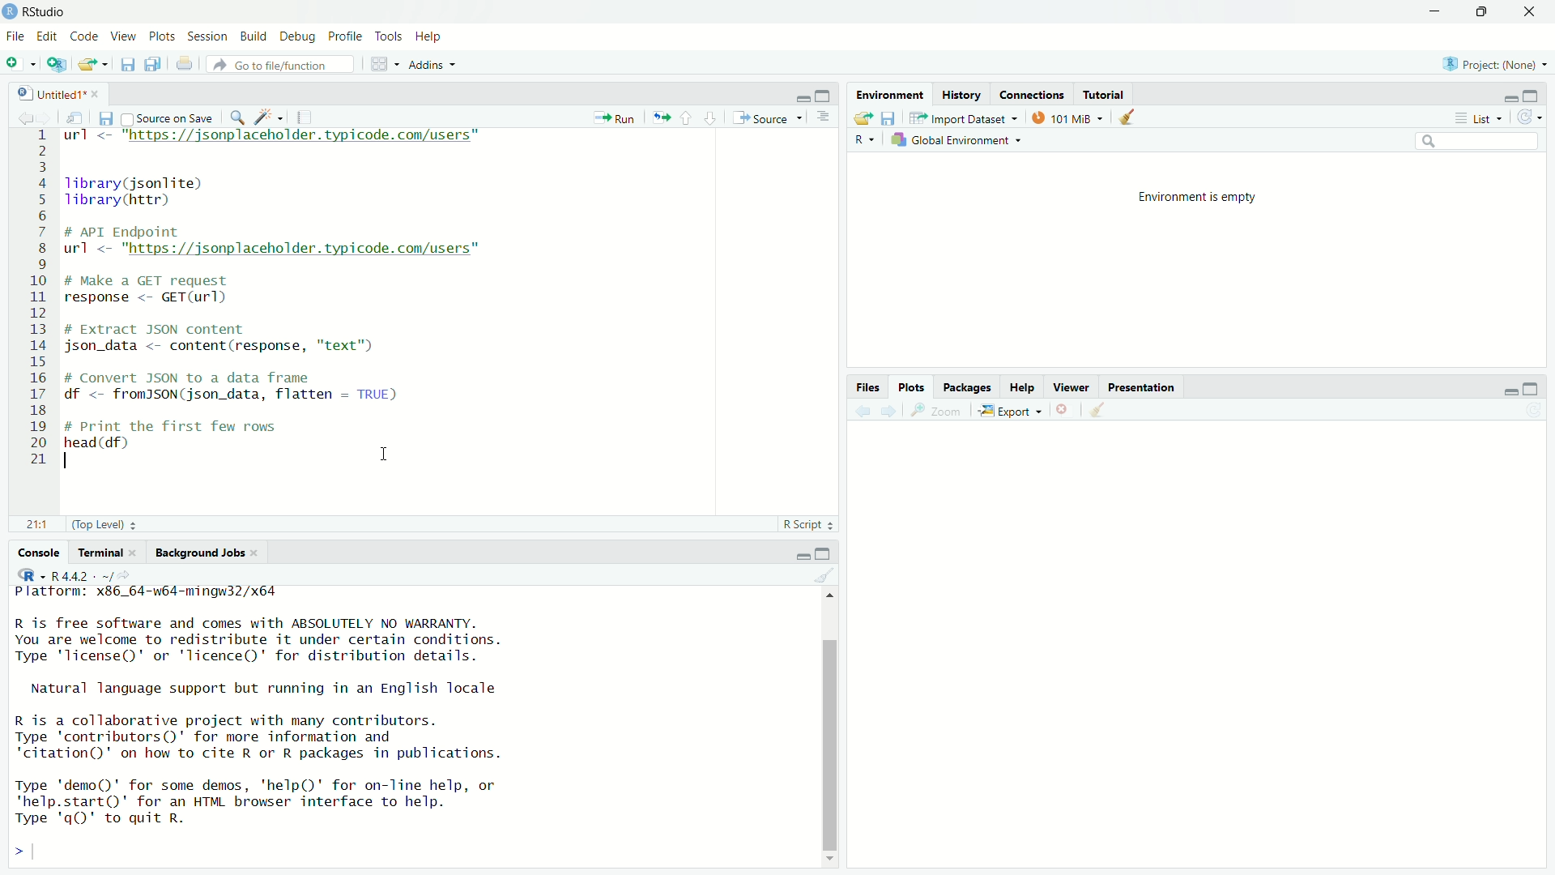 This screenshot has width=1555, height=875. Describe the element at coordinates (1144, 388) in the screenshot. I see `Presentation` at that location.